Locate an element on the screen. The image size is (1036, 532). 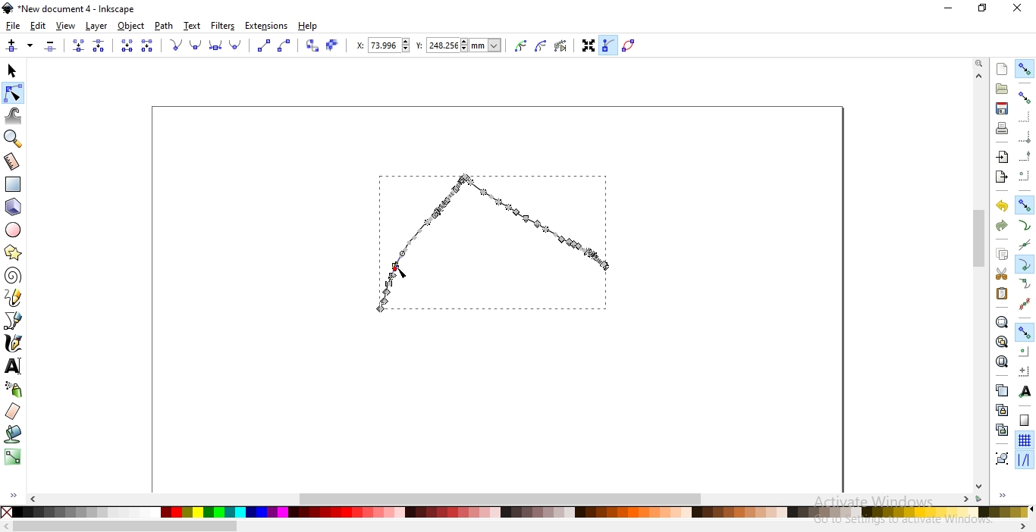
create circles, arcs, and ellipses is located at coordinates (14, 230).